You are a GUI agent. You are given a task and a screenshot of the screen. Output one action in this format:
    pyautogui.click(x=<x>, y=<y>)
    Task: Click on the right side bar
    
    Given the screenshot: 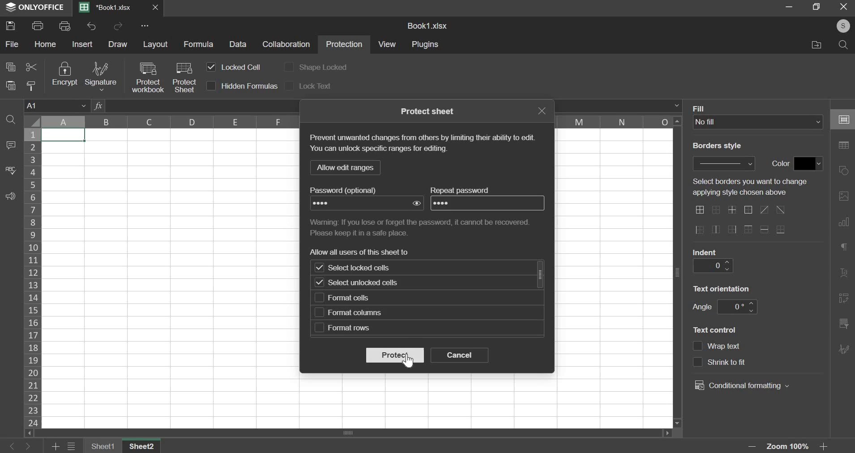 What is the action you would take?
    pyautogui.click(x=845, y=247)
    